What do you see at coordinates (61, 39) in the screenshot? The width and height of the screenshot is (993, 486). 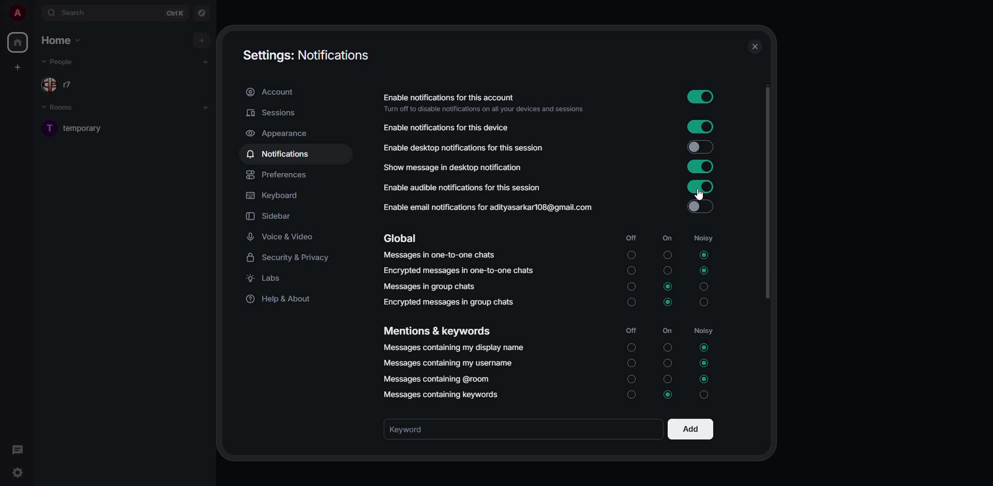 I see `home` at bounding box center [61, 39].